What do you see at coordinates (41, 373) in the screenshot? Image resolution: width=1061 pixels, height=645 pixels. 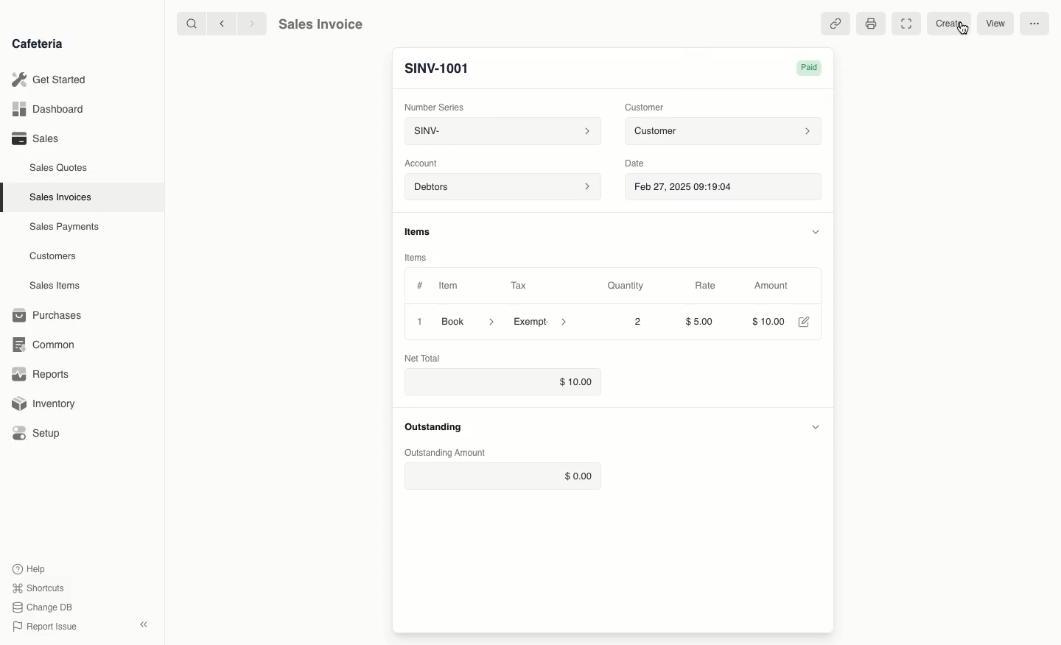 I see `Reports` at bounding box center [41, 373].